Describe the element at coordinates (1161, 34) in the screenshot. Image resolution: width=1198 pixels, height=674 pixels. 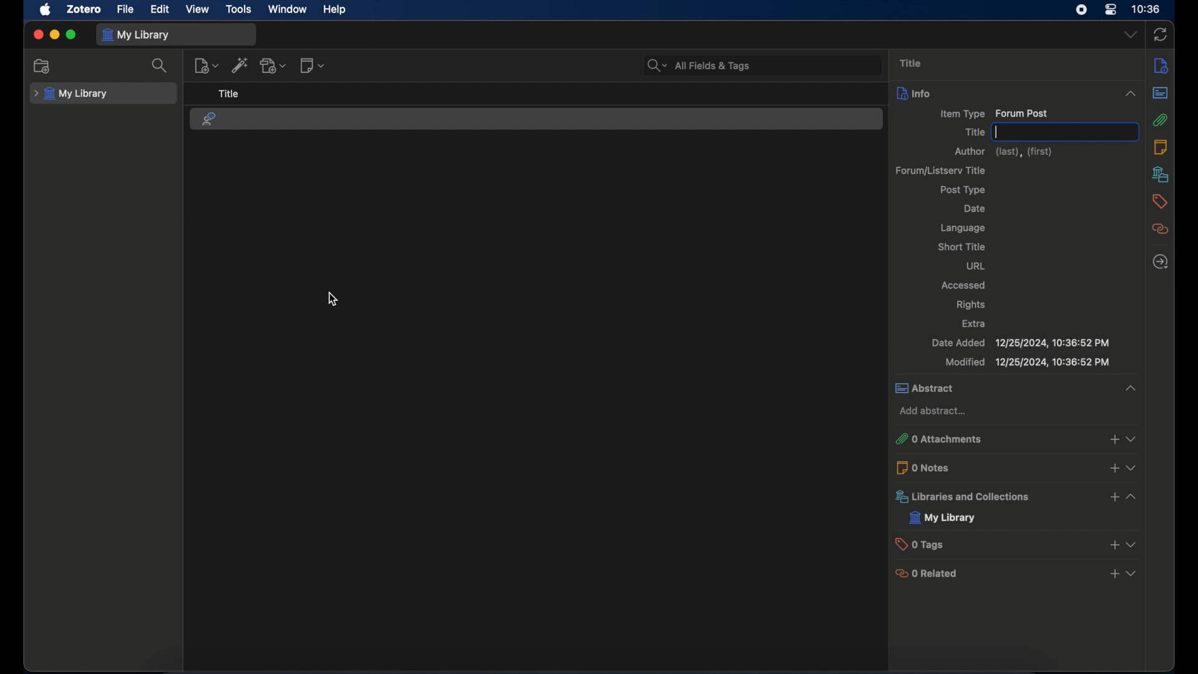
I see `sync` at that location.